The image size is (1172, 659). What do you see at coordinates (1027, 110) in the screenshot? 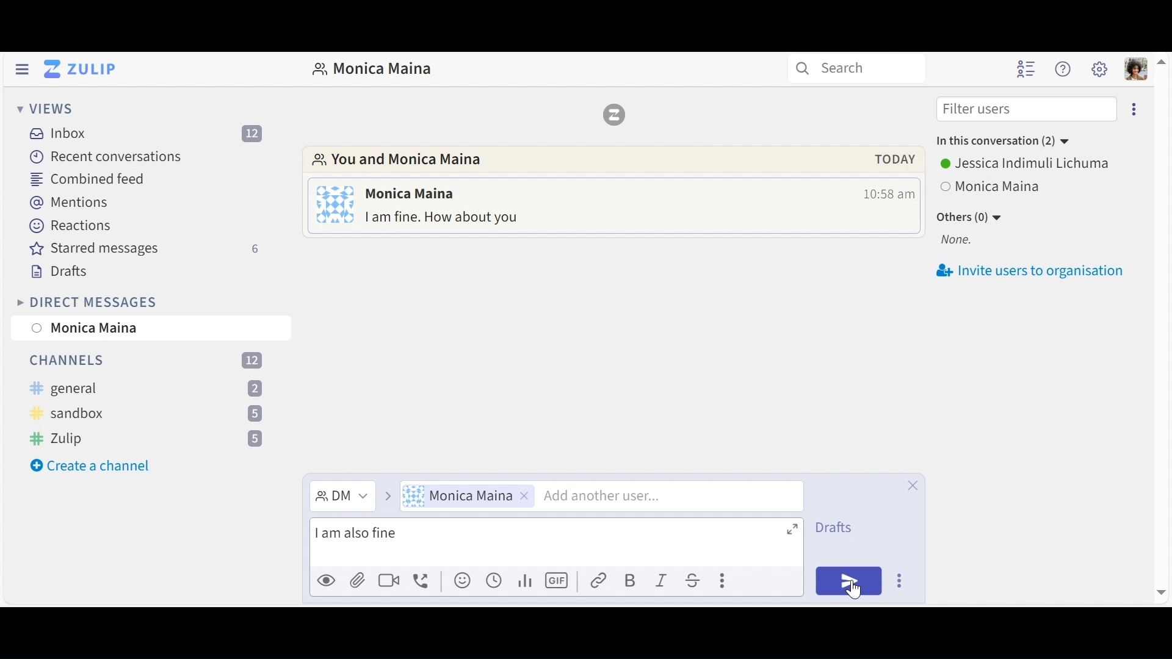
I see `Filter users` at bounding box center [1027, 110].